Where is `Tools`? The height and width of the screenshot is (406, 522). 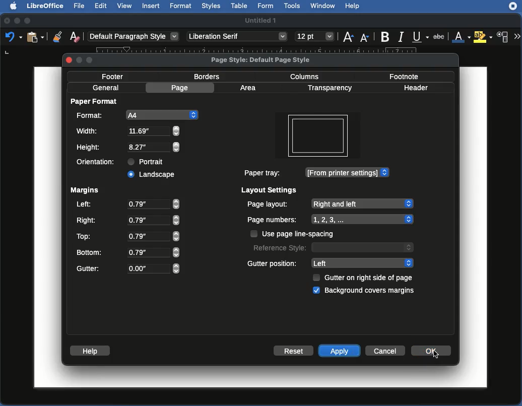 Tools is located at coordinates (293, 6).